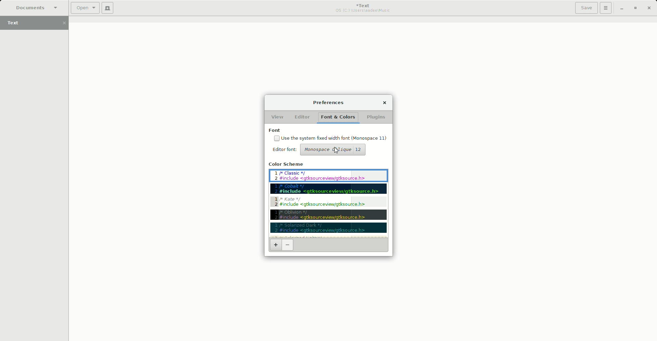 Image resolution: width=657 pixels, height=341 pixels. Describe the element at coordinates (378, 117) in the screenshot. I see `Plugins` at that location.